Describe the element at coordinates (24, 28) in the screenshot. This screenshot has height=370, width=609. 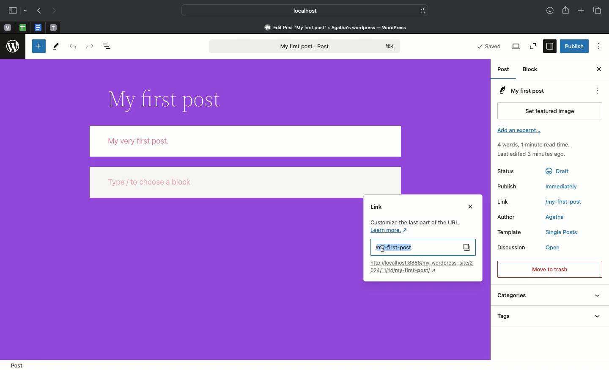
I see `pinned tabs` at that location.